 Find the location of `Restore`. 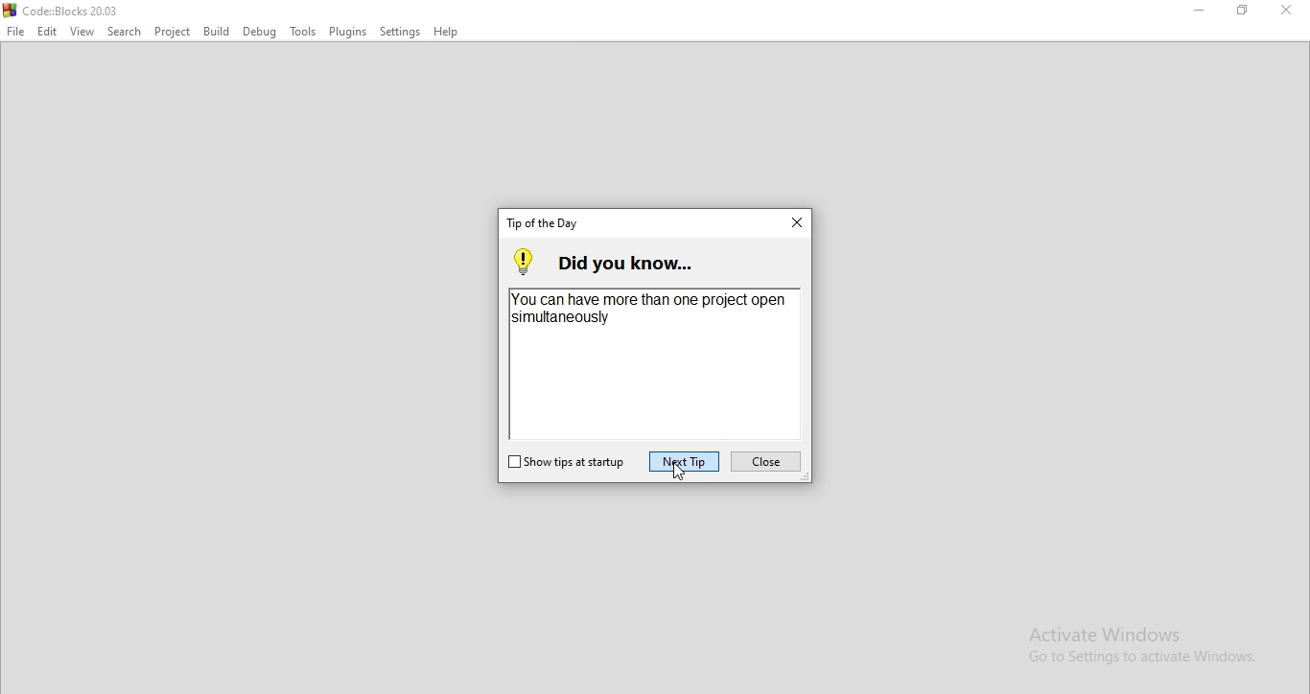

Restore is located at coordinates (1242, 11).